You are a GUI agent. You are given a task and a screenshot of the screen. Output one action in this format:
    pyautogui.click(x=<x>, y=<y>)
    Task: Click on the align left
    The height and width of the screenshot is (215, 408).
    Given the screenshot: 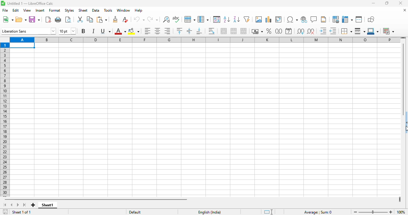 What is the action you would take?
    pyautogui.click(x=148, y=31)
    